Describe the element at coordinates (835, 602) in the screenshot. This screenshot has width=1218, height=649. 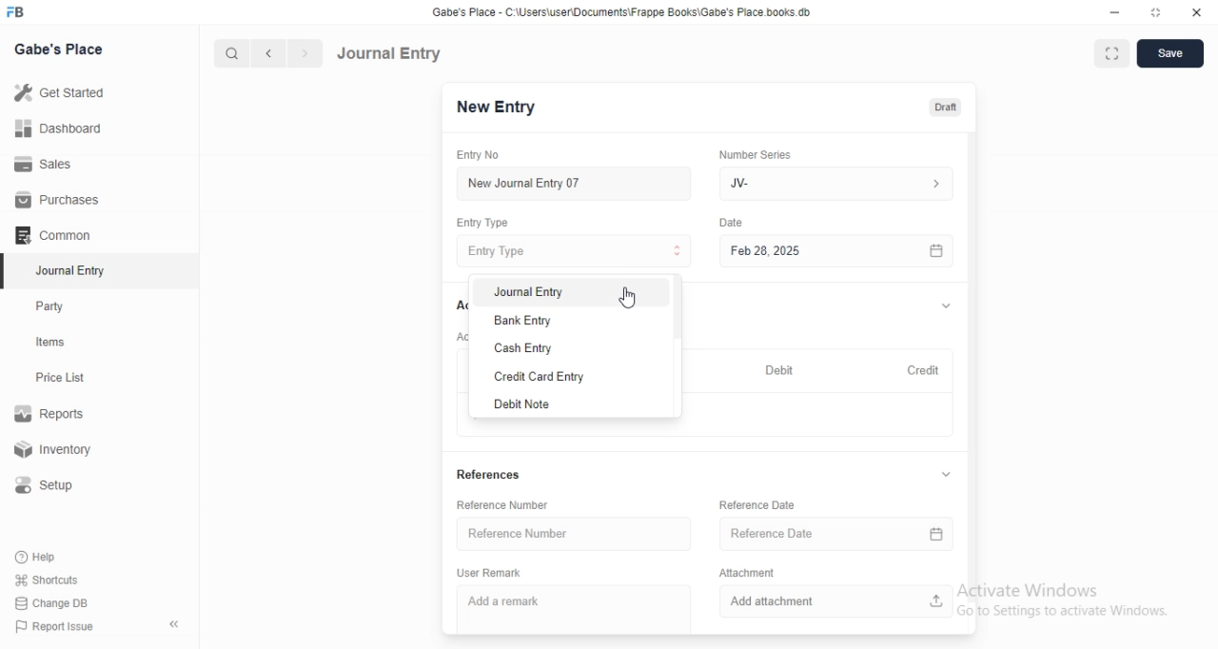
I see `Add attachment` at that location.